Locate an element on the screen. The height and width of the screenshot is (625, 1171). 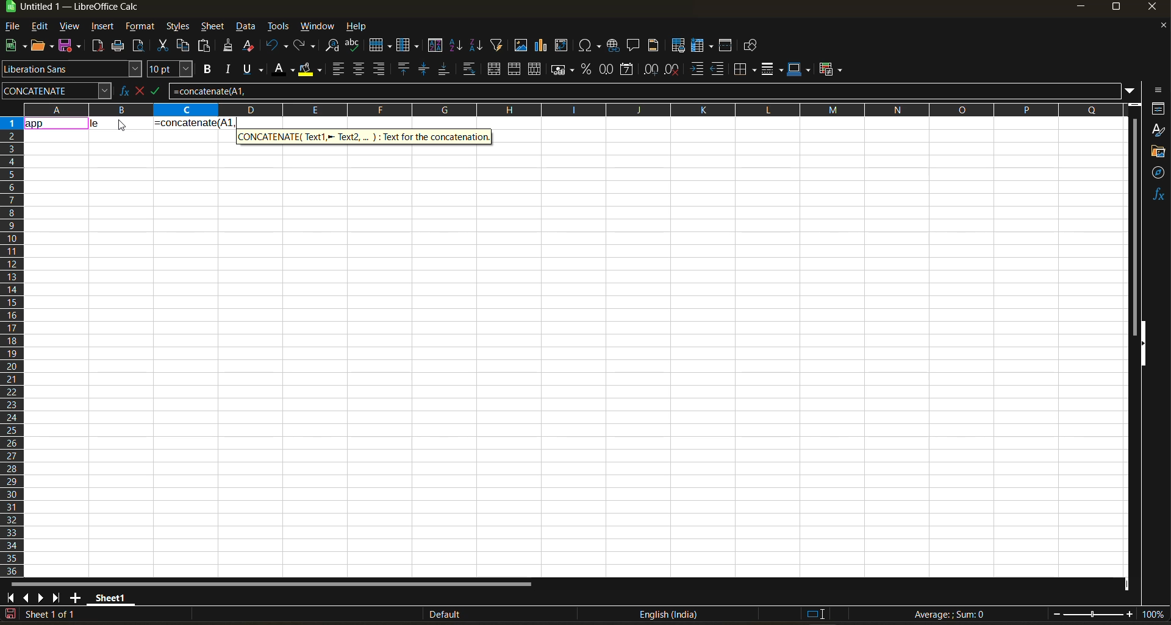
show draw functions is located at coordinates (748, 48).